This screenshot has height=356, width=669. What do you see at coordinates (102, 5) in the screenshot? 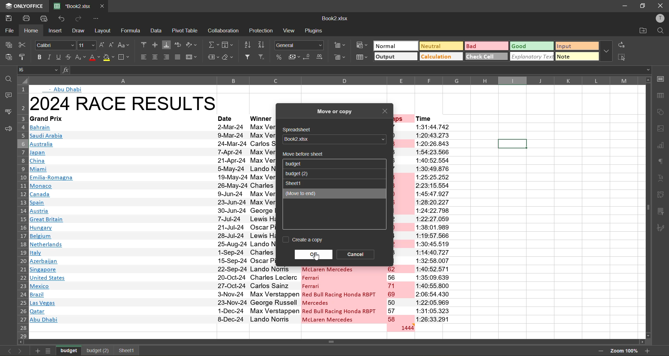
I see `close tab` at bounding box center [102, 5].